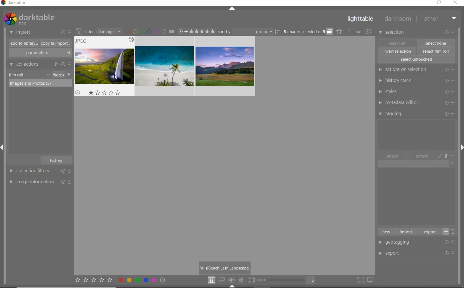 This screenshot has height=288, width=464. What do you see at coordinates (399, 243) in the screenshot?
I see `geotagging` at bounding box center [399, 243].